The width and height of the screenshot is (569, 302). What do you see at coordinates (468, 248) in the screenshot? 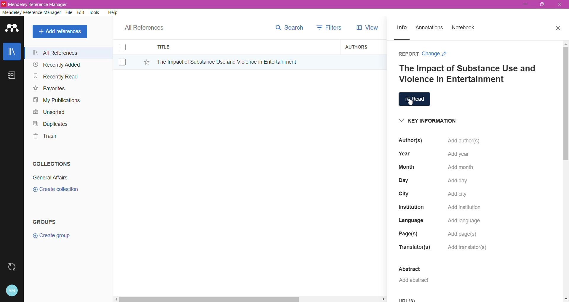
I see `Click to Add translator(s)` at bounding box center [468, 248].